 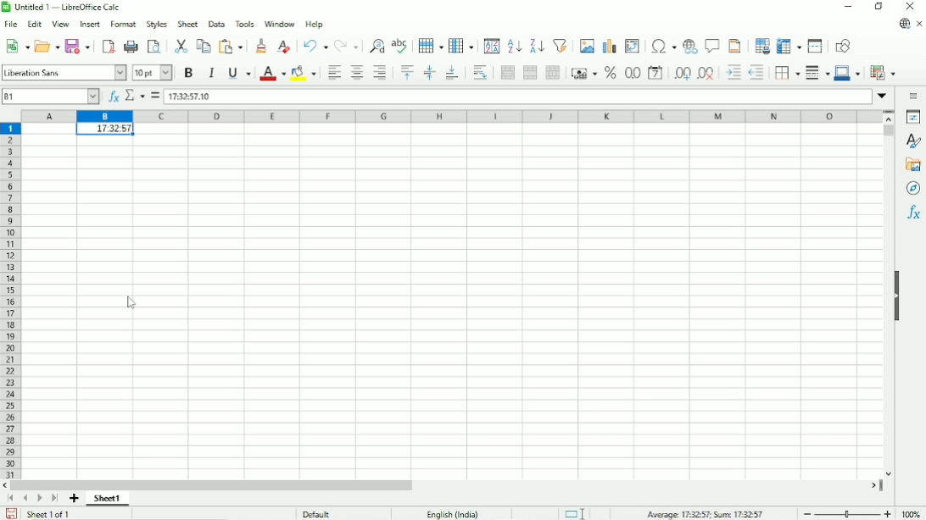 I want to click on Save, so click(x=77, y=45).